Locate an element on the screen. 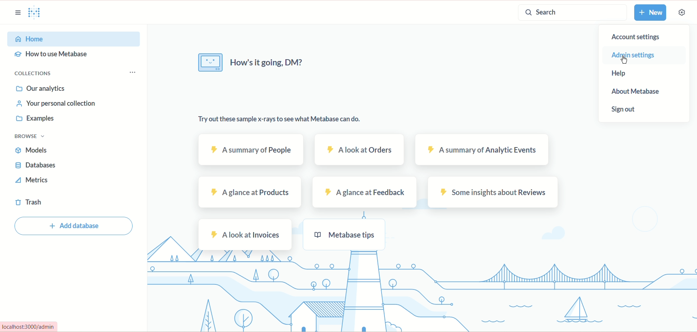 Image resolution: width=697 pixels, height=332 pixels. search is located at coordinates (572, 12).